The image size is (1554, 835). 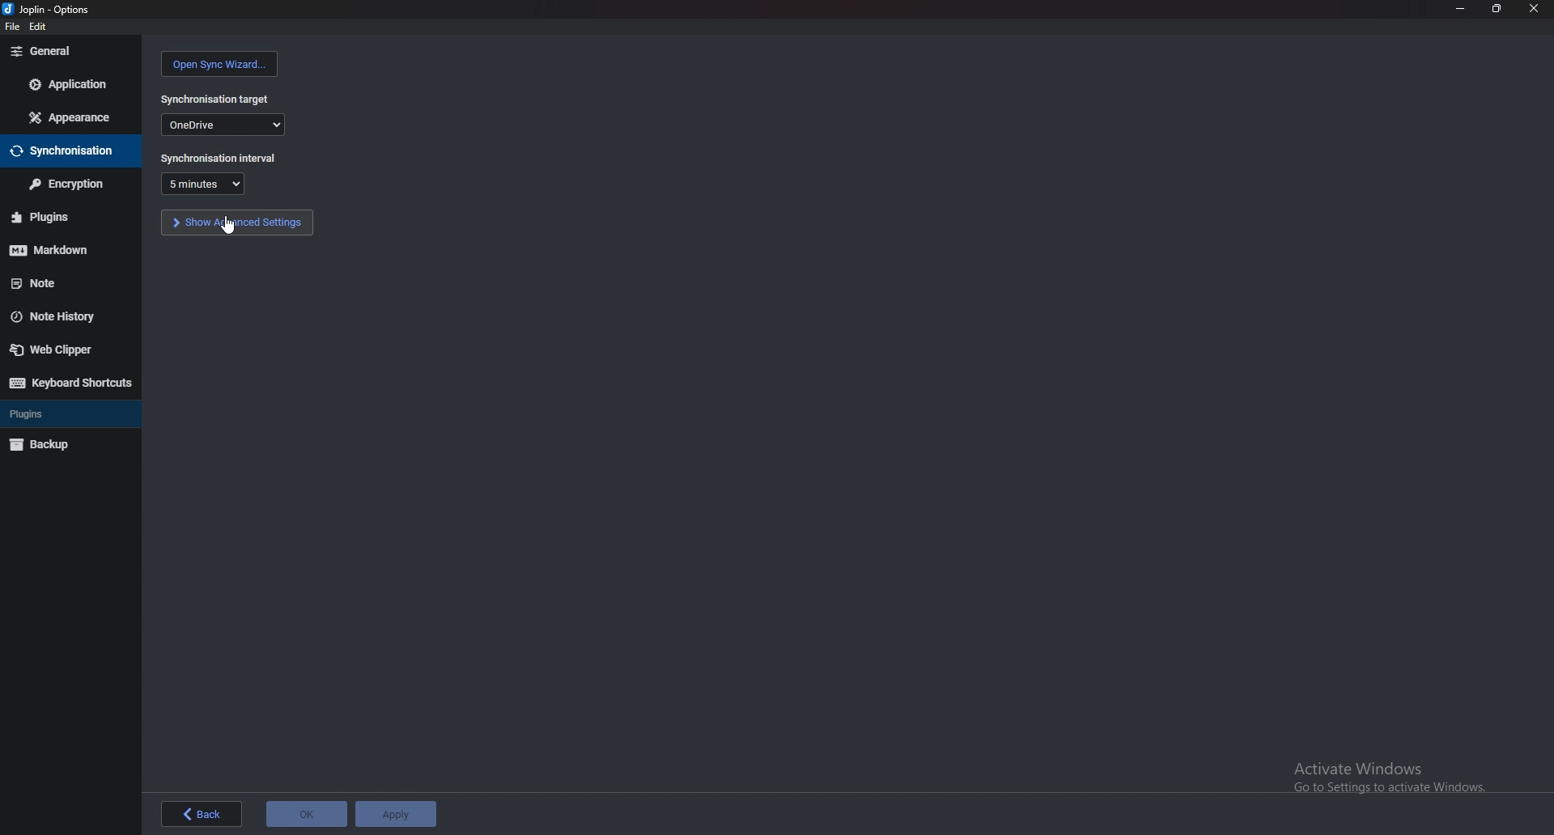 I want to click on file, so click(x=10, y=25).